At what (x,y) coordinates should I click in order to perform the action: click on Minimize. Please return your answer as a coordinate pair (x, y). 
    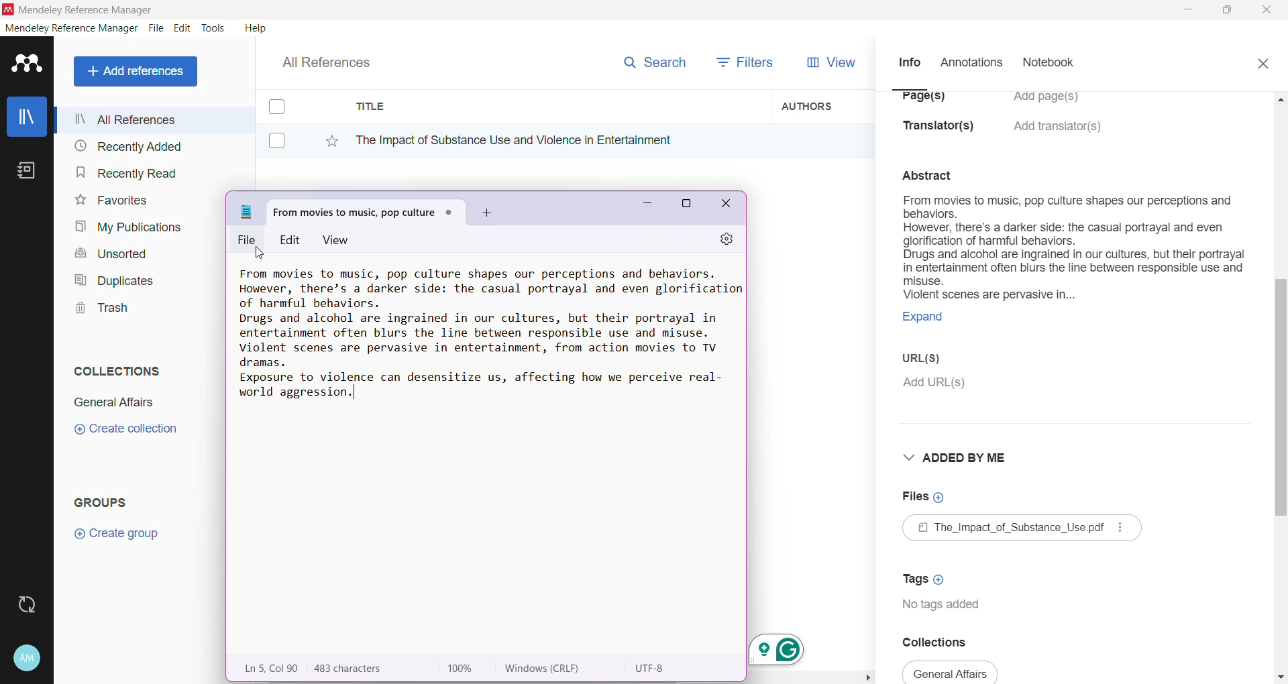
    Looking at the image, I should click on (643, 207).